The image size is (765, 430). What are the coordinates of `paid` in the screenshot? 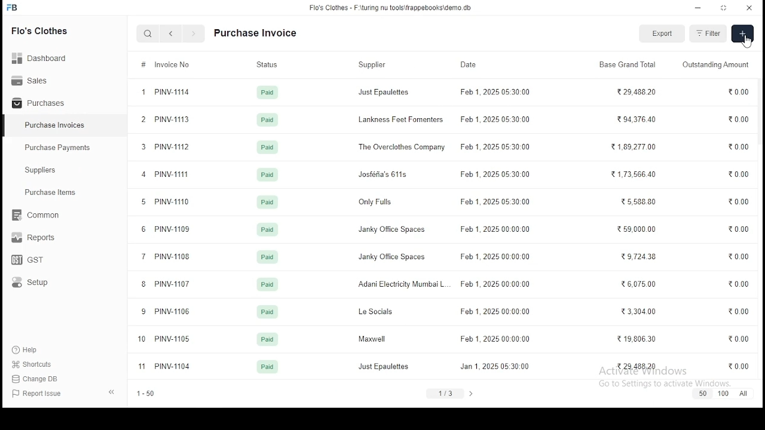 It's located at (267, 313).